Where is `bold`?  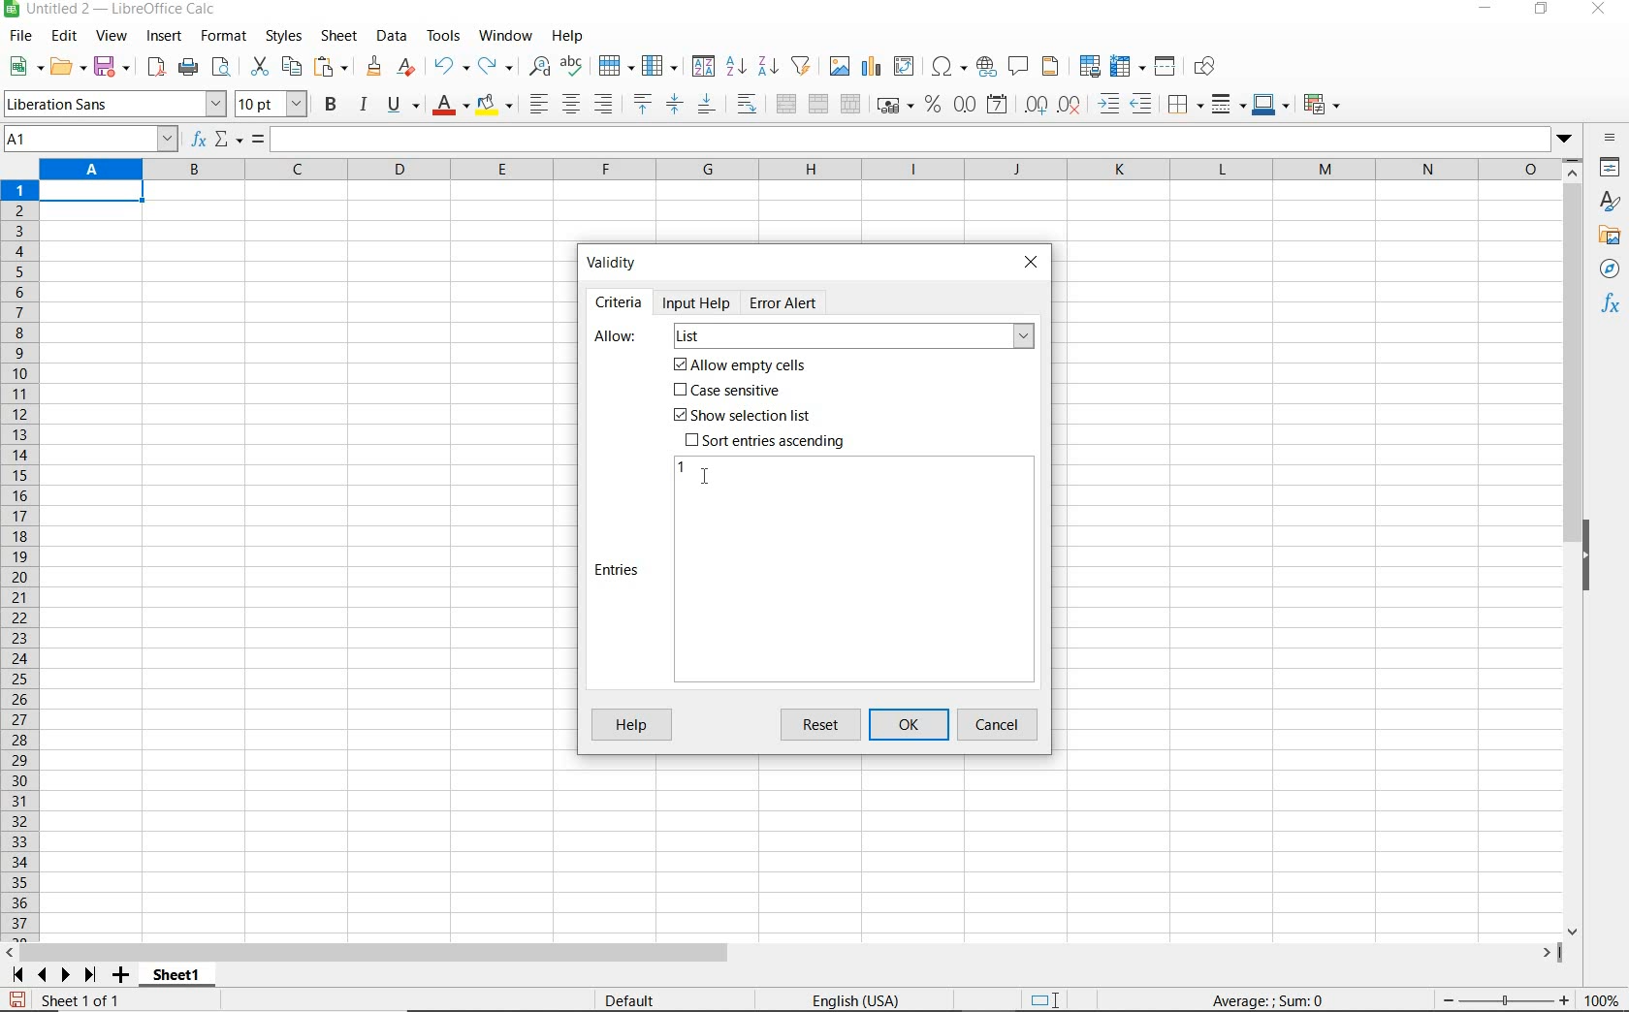 bold is located at coordinates (333, 104).